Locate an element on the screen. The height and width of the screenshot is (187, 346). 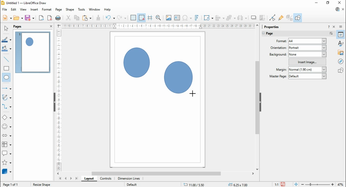
default is located at coordinates (307, 76).